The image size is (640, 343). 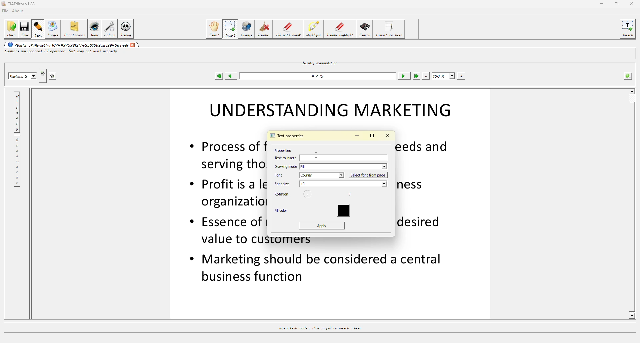 I want to click on TIAEditor v1.28, so click(x=21, y=4).